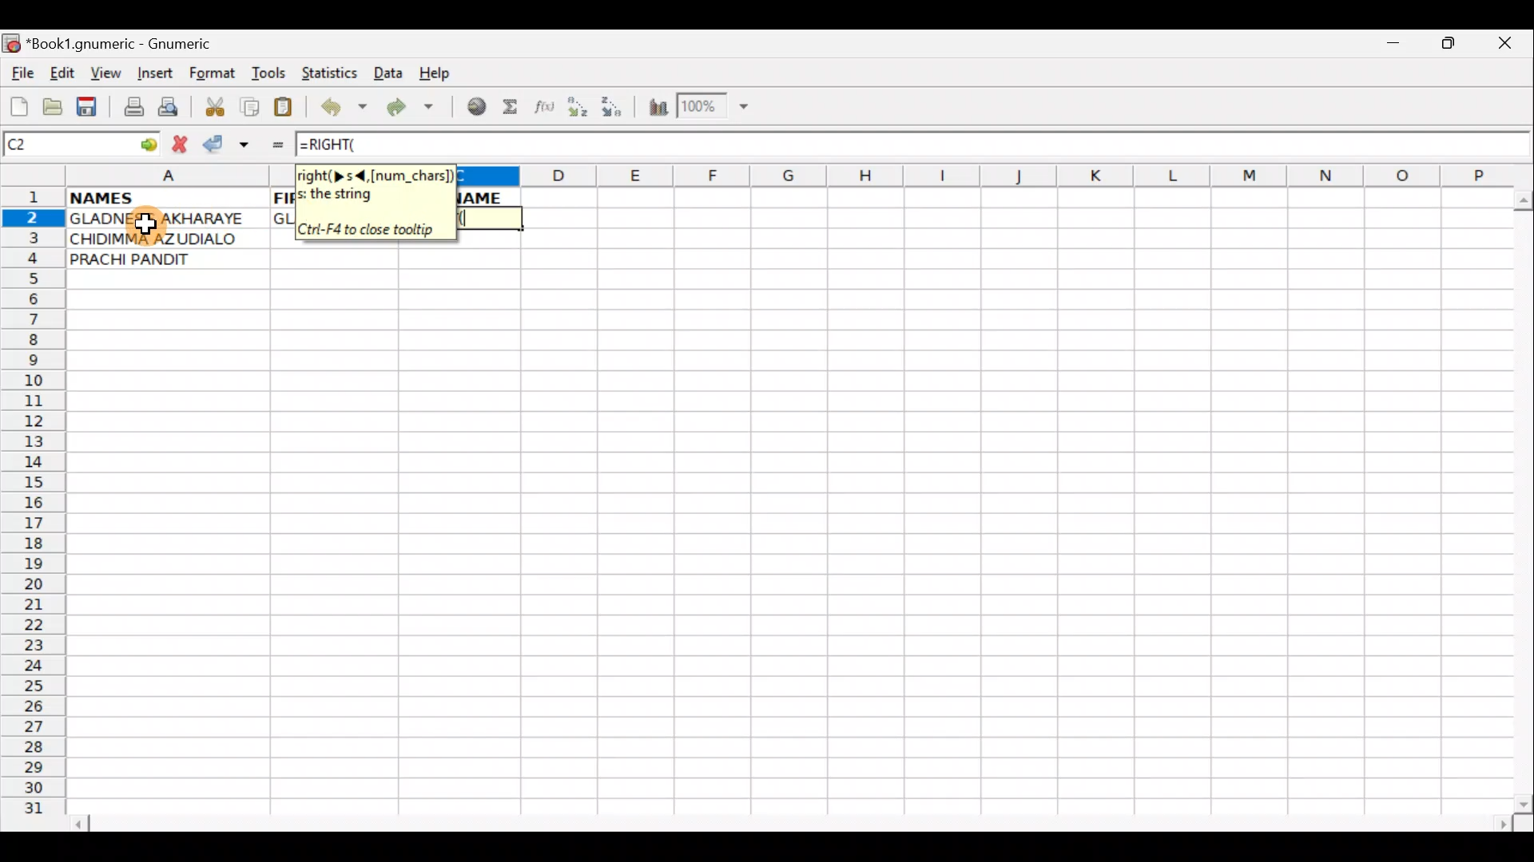  I want to click on Cursor on cell A2, so click(153, 219).